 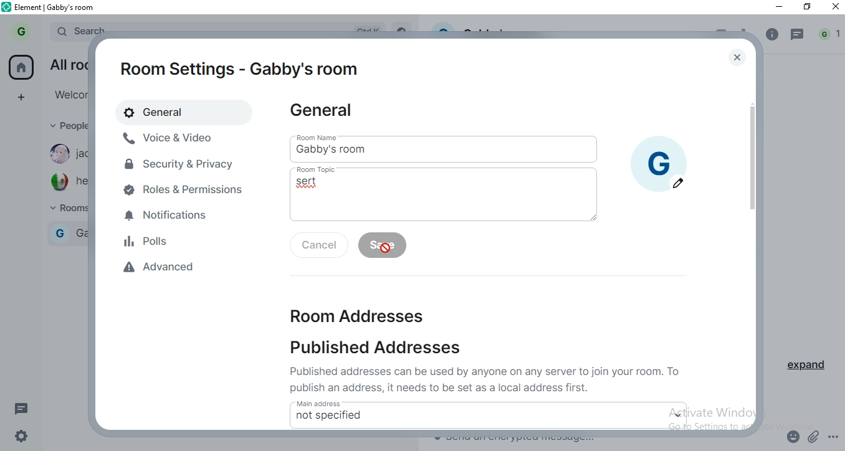 I want to click on attachment, so click(x=814, y=436).